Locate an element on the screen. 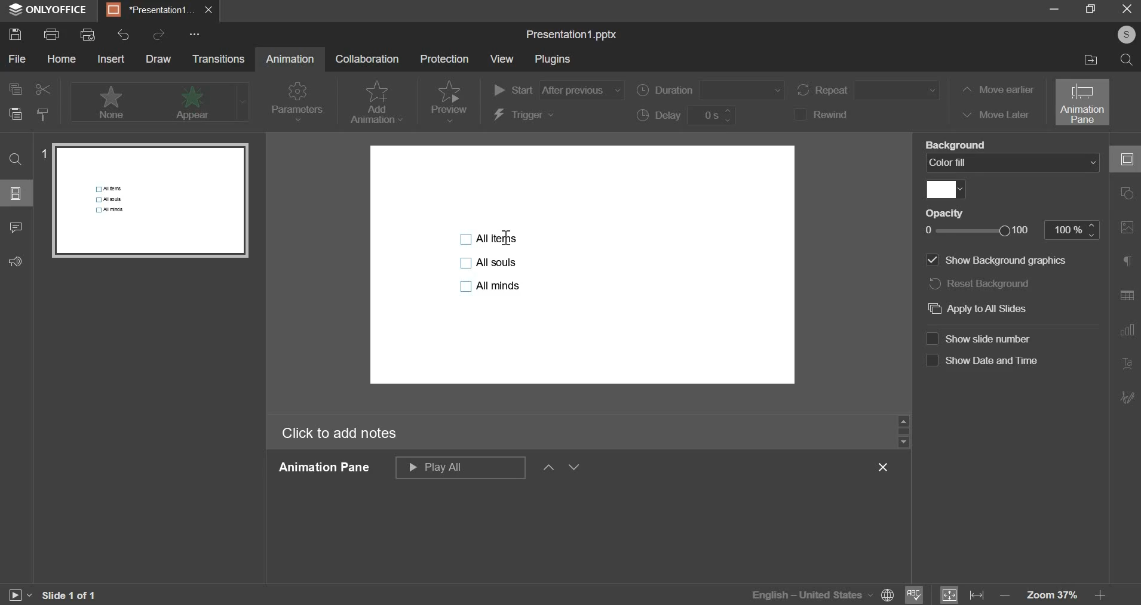 This screenshot has height=605, width=1141. redo is located at coordinates (158, 33).